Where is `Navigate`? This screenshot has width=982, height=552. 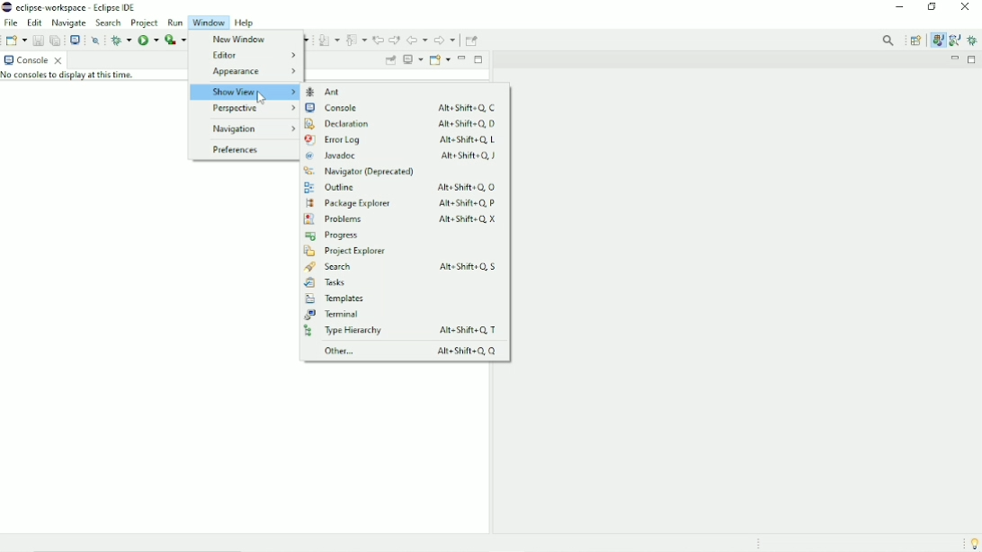 Navigate is located at coordinates (70, 22).